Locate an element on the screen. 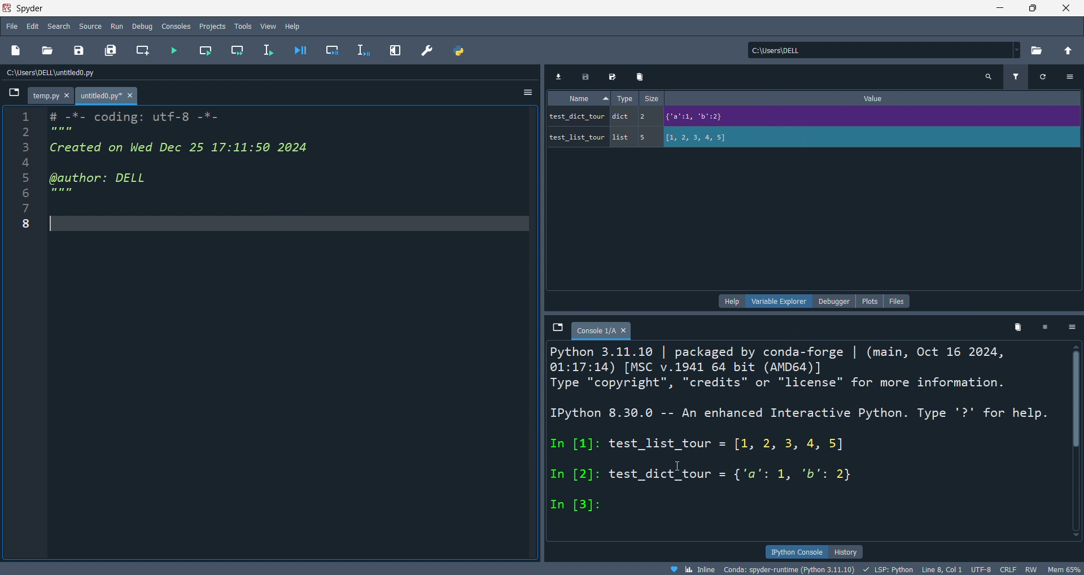  UTF-8 is located at coordinates (983, 568).